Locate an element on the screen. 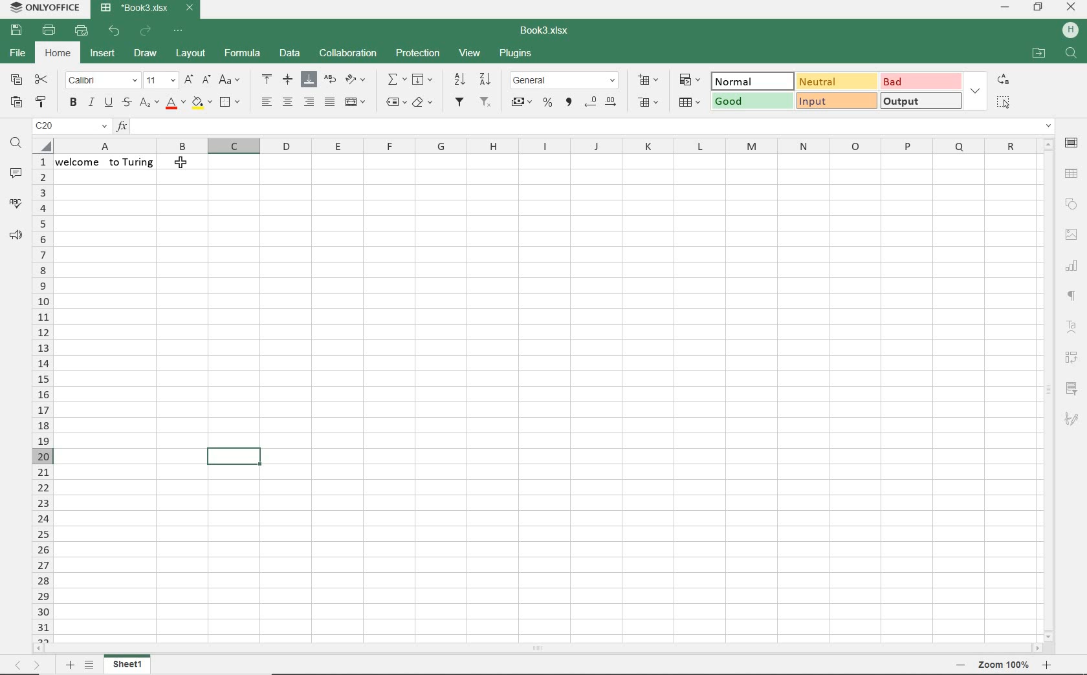 The image size is (1087, 675). align top is located at coordinates (267, 78).